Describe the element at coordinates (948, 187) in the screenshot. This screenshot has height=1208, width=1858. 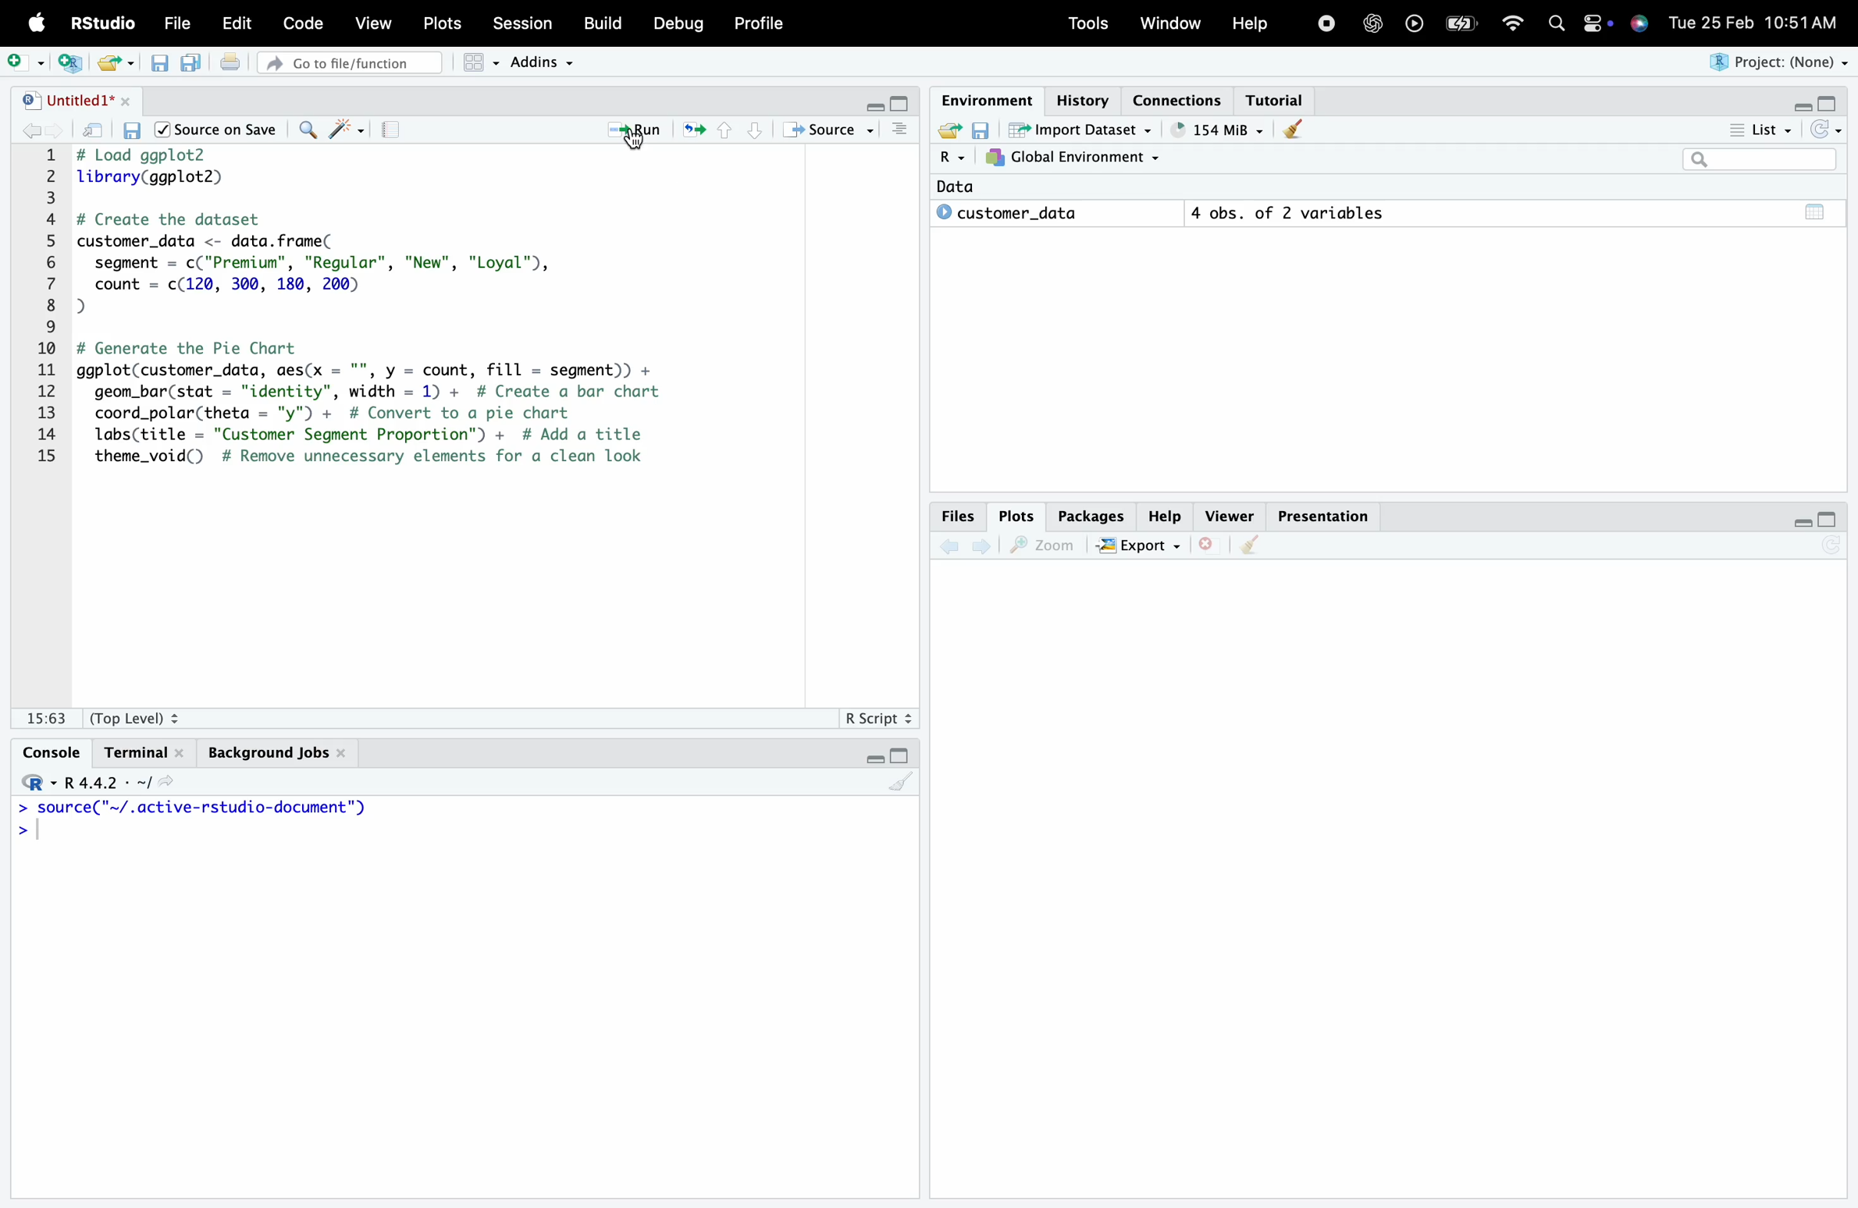
I see `Data` at that location.